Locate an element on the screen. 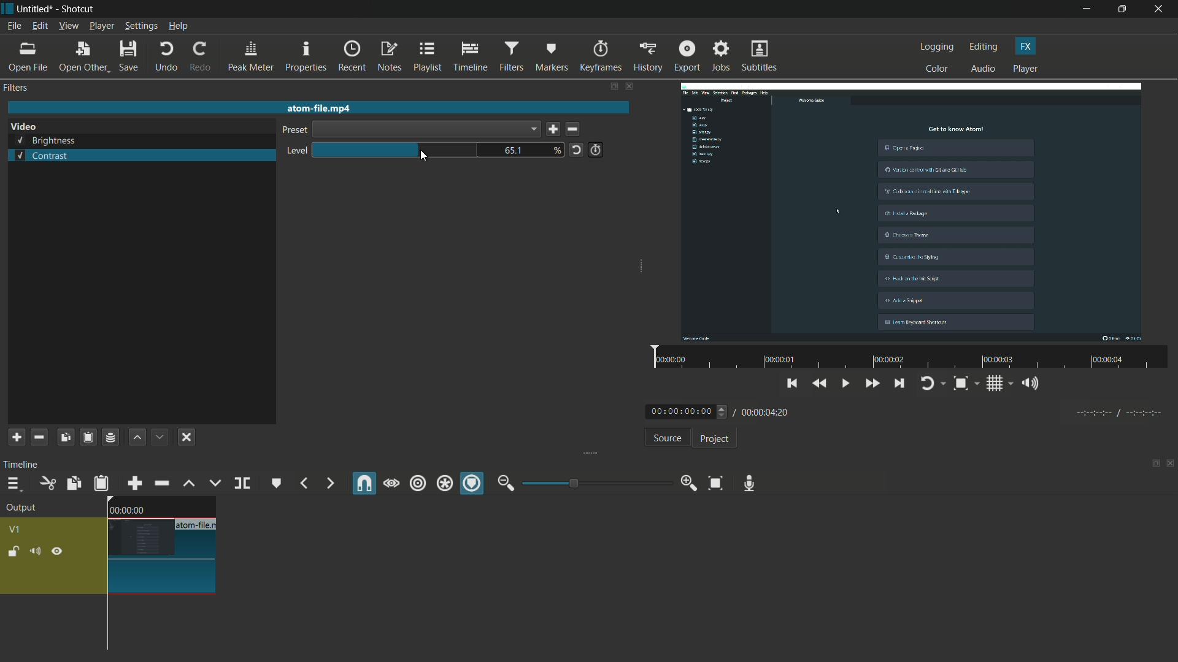 The image size is (1178, 662). Untitled (file name) is located at coordinates (37, 9).